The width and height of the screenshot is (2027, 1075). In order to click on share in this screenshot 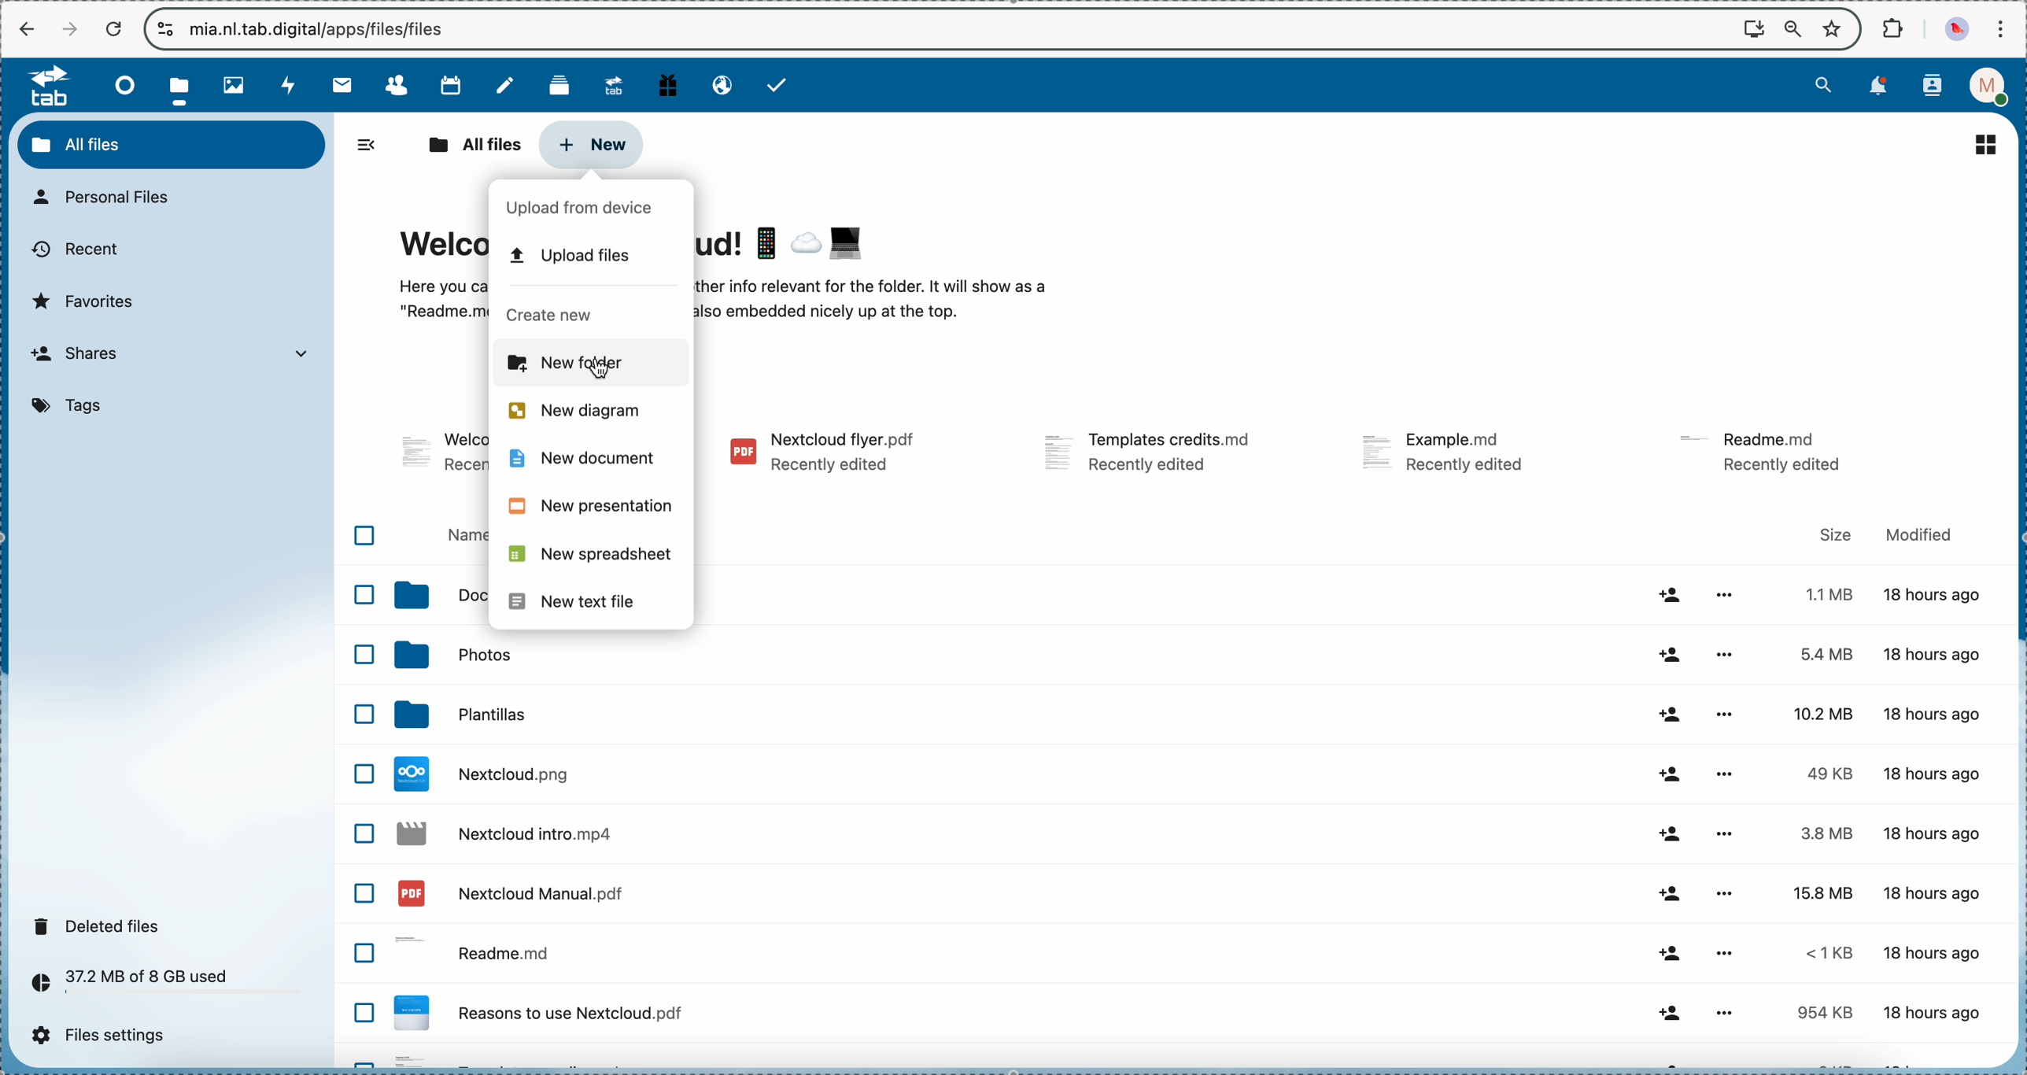, I will do `click(1669, 1011)`.